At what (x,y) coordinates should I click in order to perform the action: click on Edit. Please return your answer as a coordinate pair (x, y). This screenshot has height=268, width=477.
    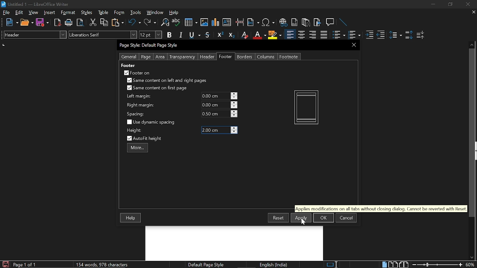
    Looking at the image, I should click on (19, 12).